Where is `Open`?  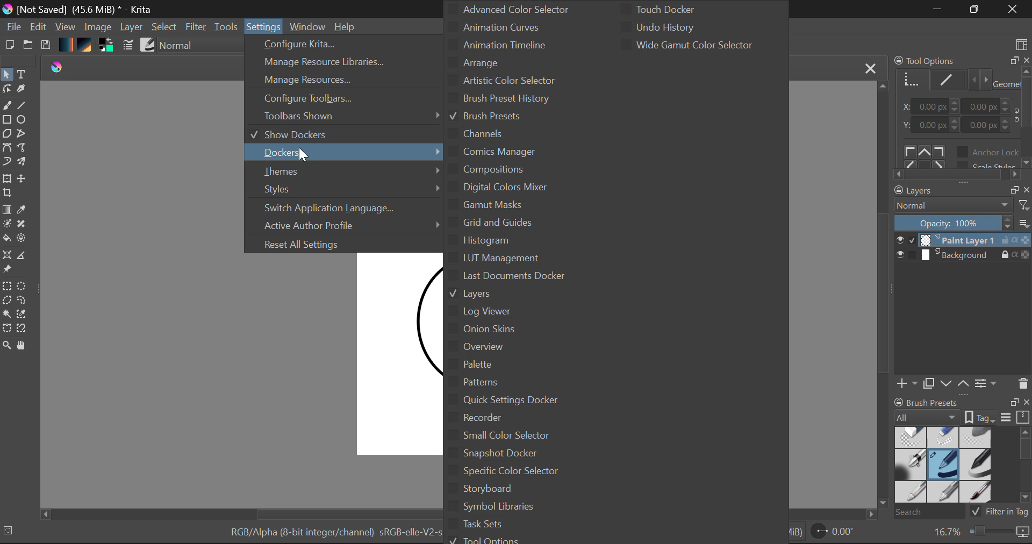 Open is located at coordinates (28, 46).